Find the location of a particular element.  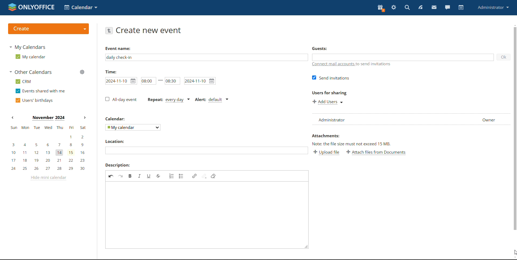

resize box is located at coordinates (306, 247).